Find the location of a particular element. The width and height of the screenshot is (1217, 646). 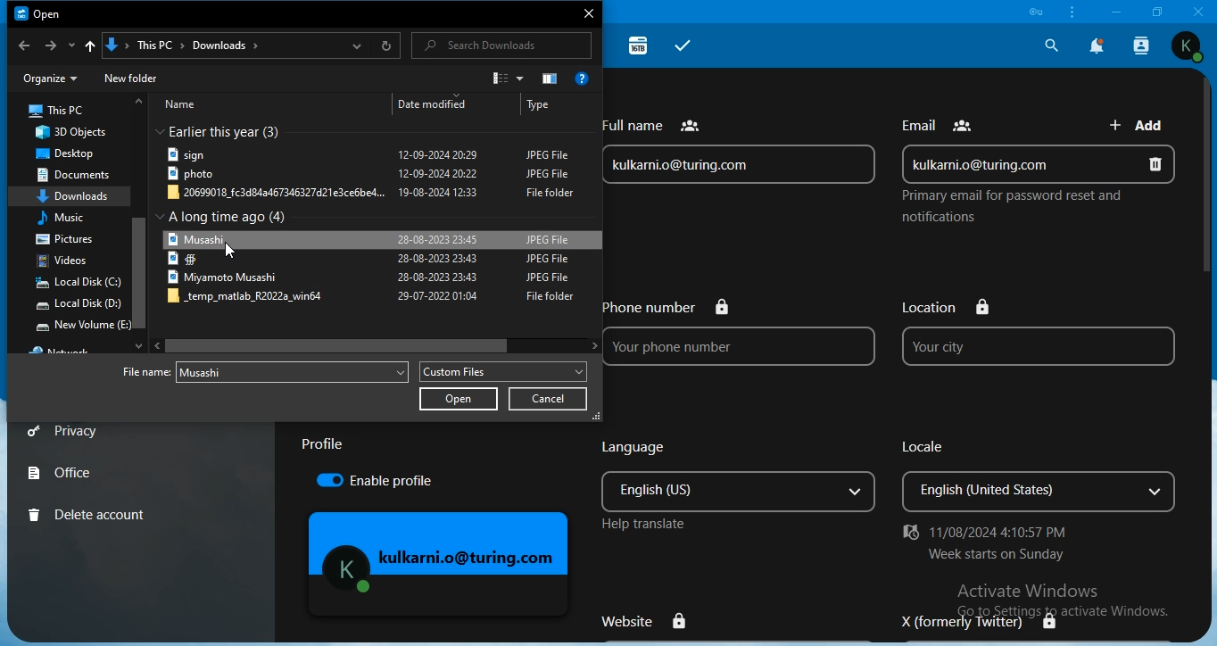

X is located at coordinates (989, 619).